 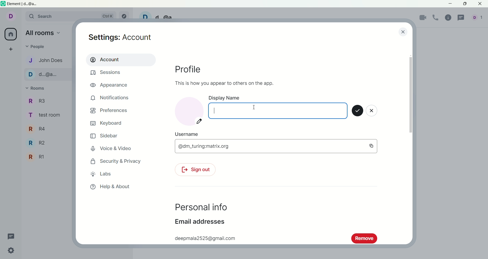 I want to click on usser name, so click(x=187, y=134).